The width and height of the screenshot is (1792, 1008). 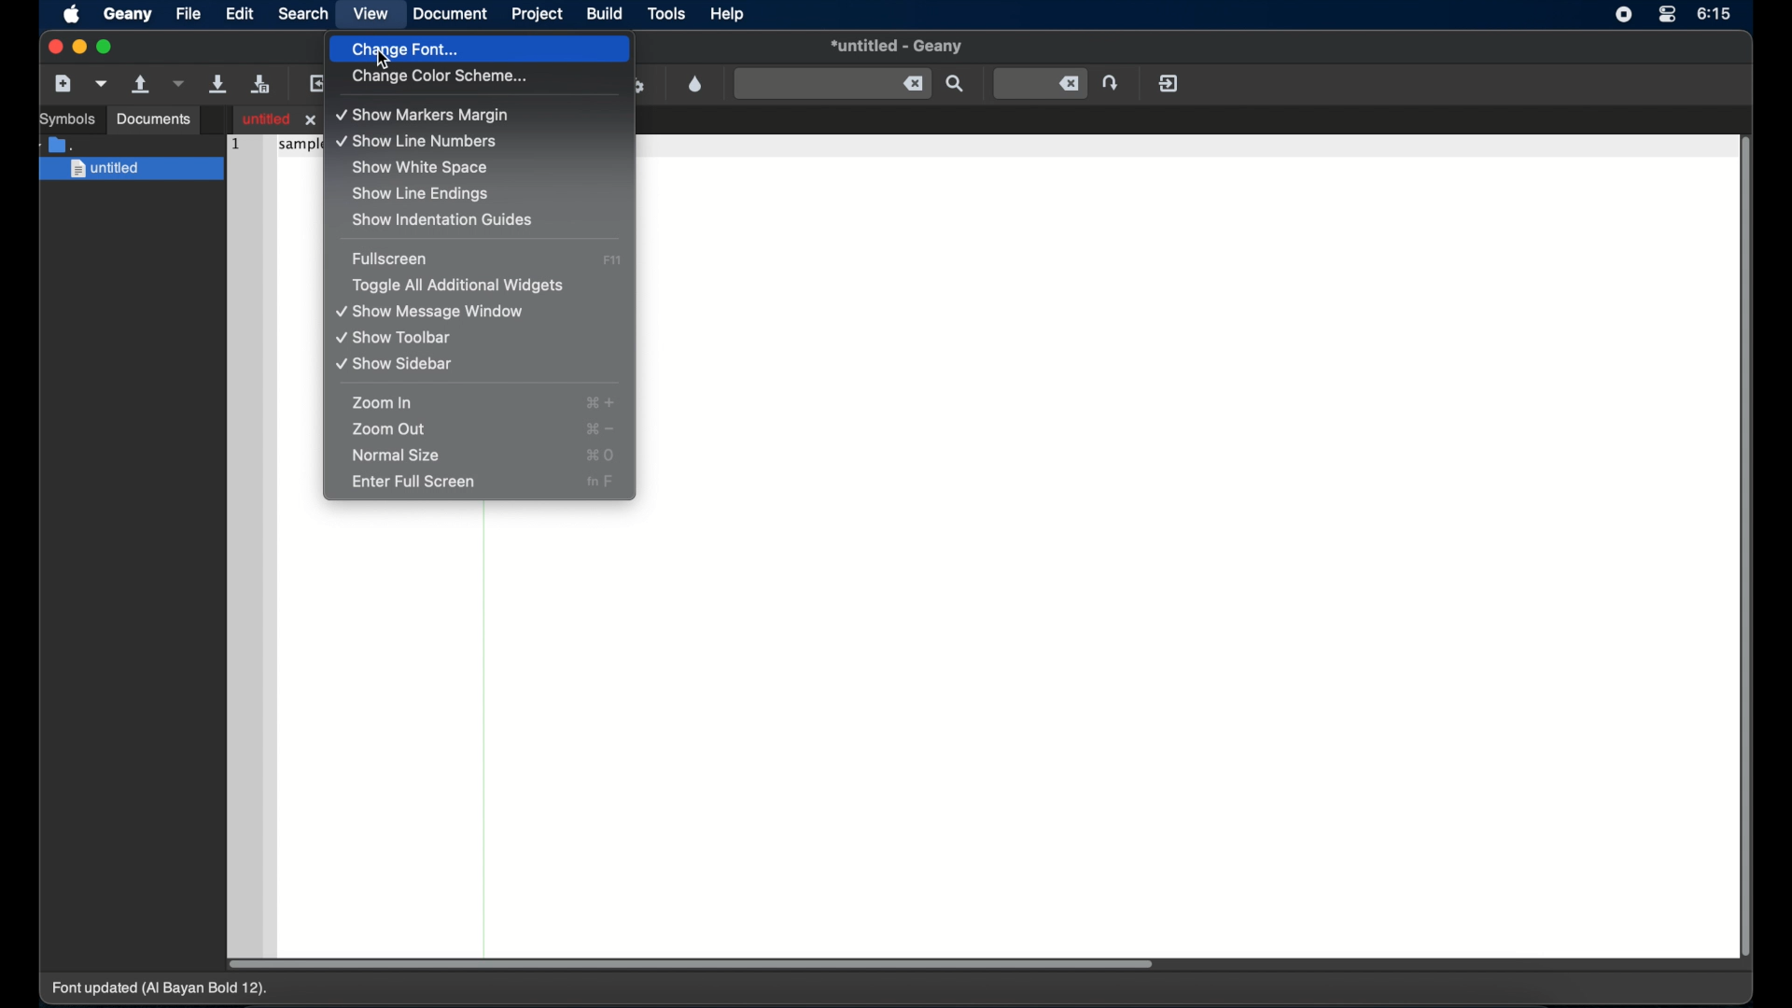 I want to click on search, so click(x=304, y=13).